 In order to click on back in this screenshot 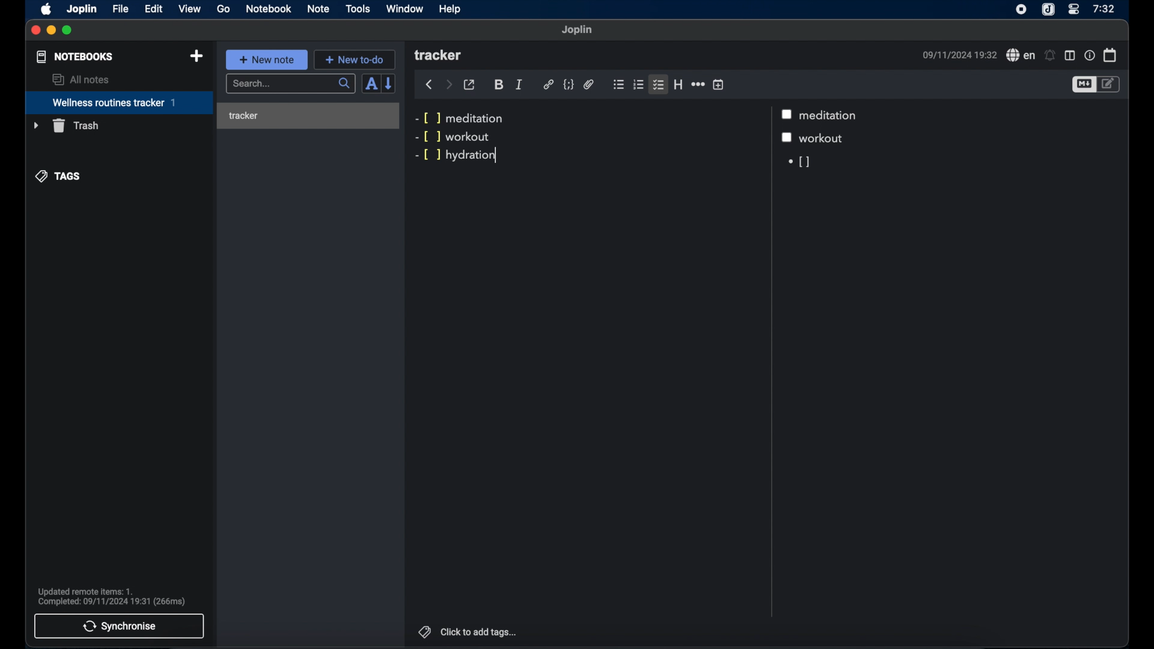, I will do `click(429, 85)`.